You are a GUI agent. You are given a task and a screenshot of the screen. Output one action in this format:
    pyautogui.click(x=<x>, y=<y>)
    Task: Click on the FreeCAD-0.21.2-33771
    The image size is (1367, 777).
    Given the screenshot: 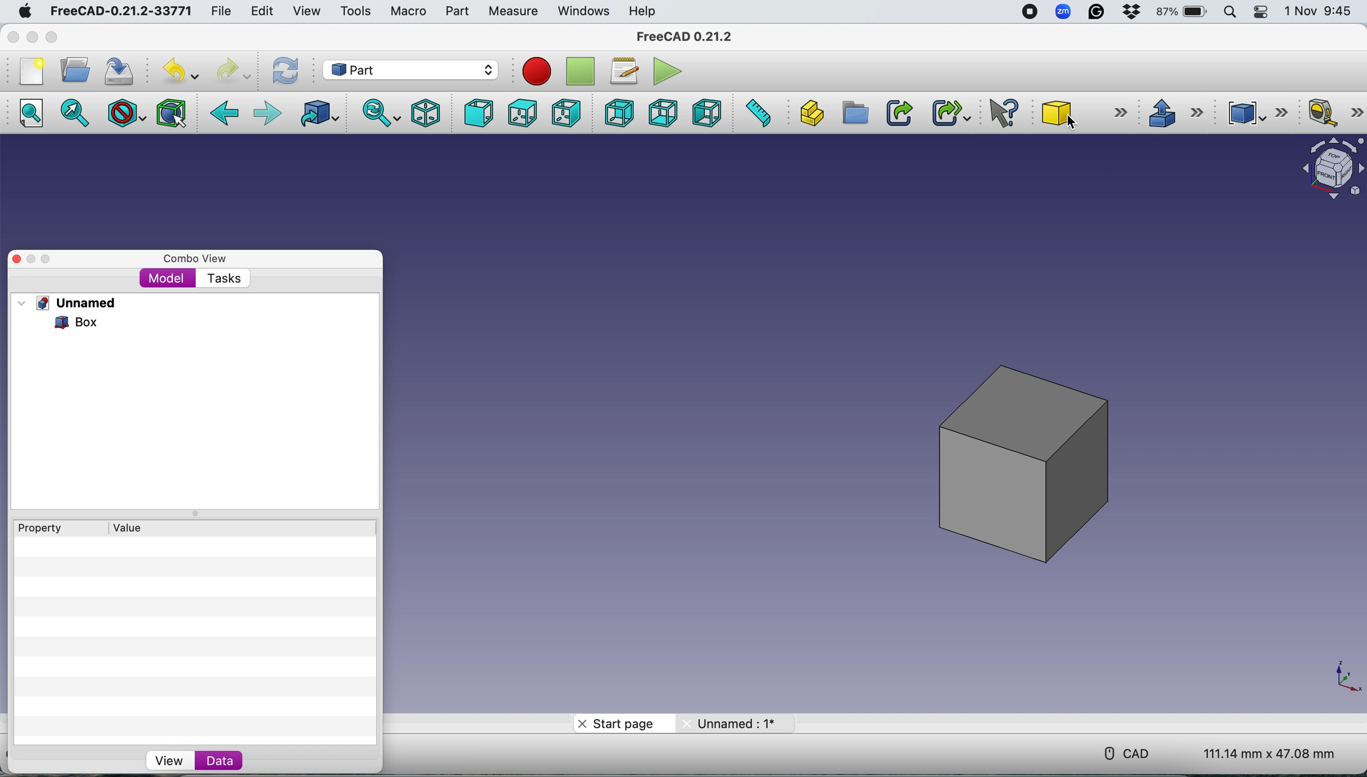 What is the action you would take?
    pyautogui.click(x=121, y=11)
    